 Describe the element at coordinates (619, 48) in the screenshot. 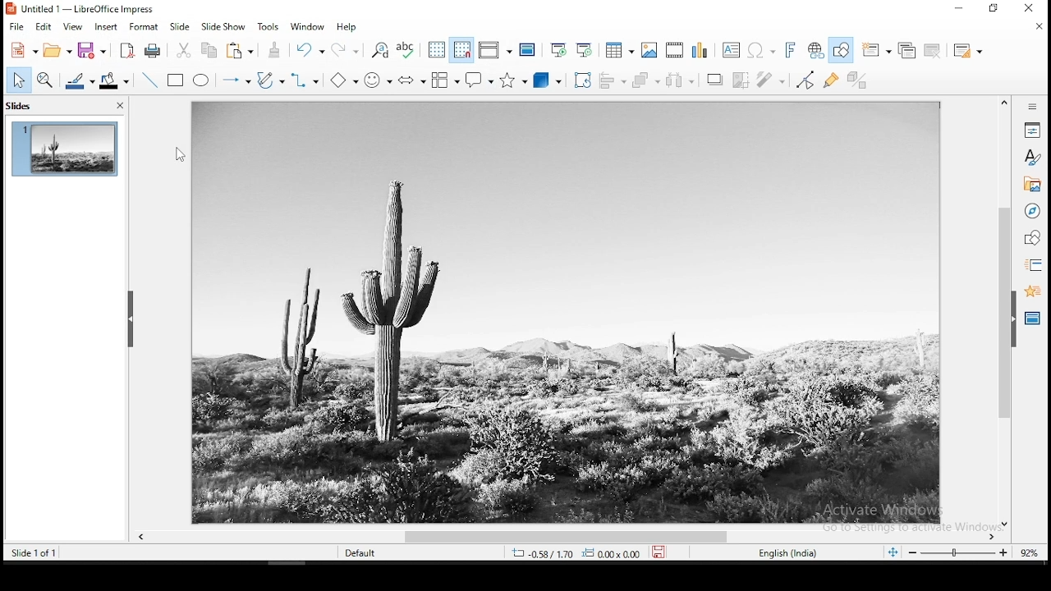

I see `tables` at that location.